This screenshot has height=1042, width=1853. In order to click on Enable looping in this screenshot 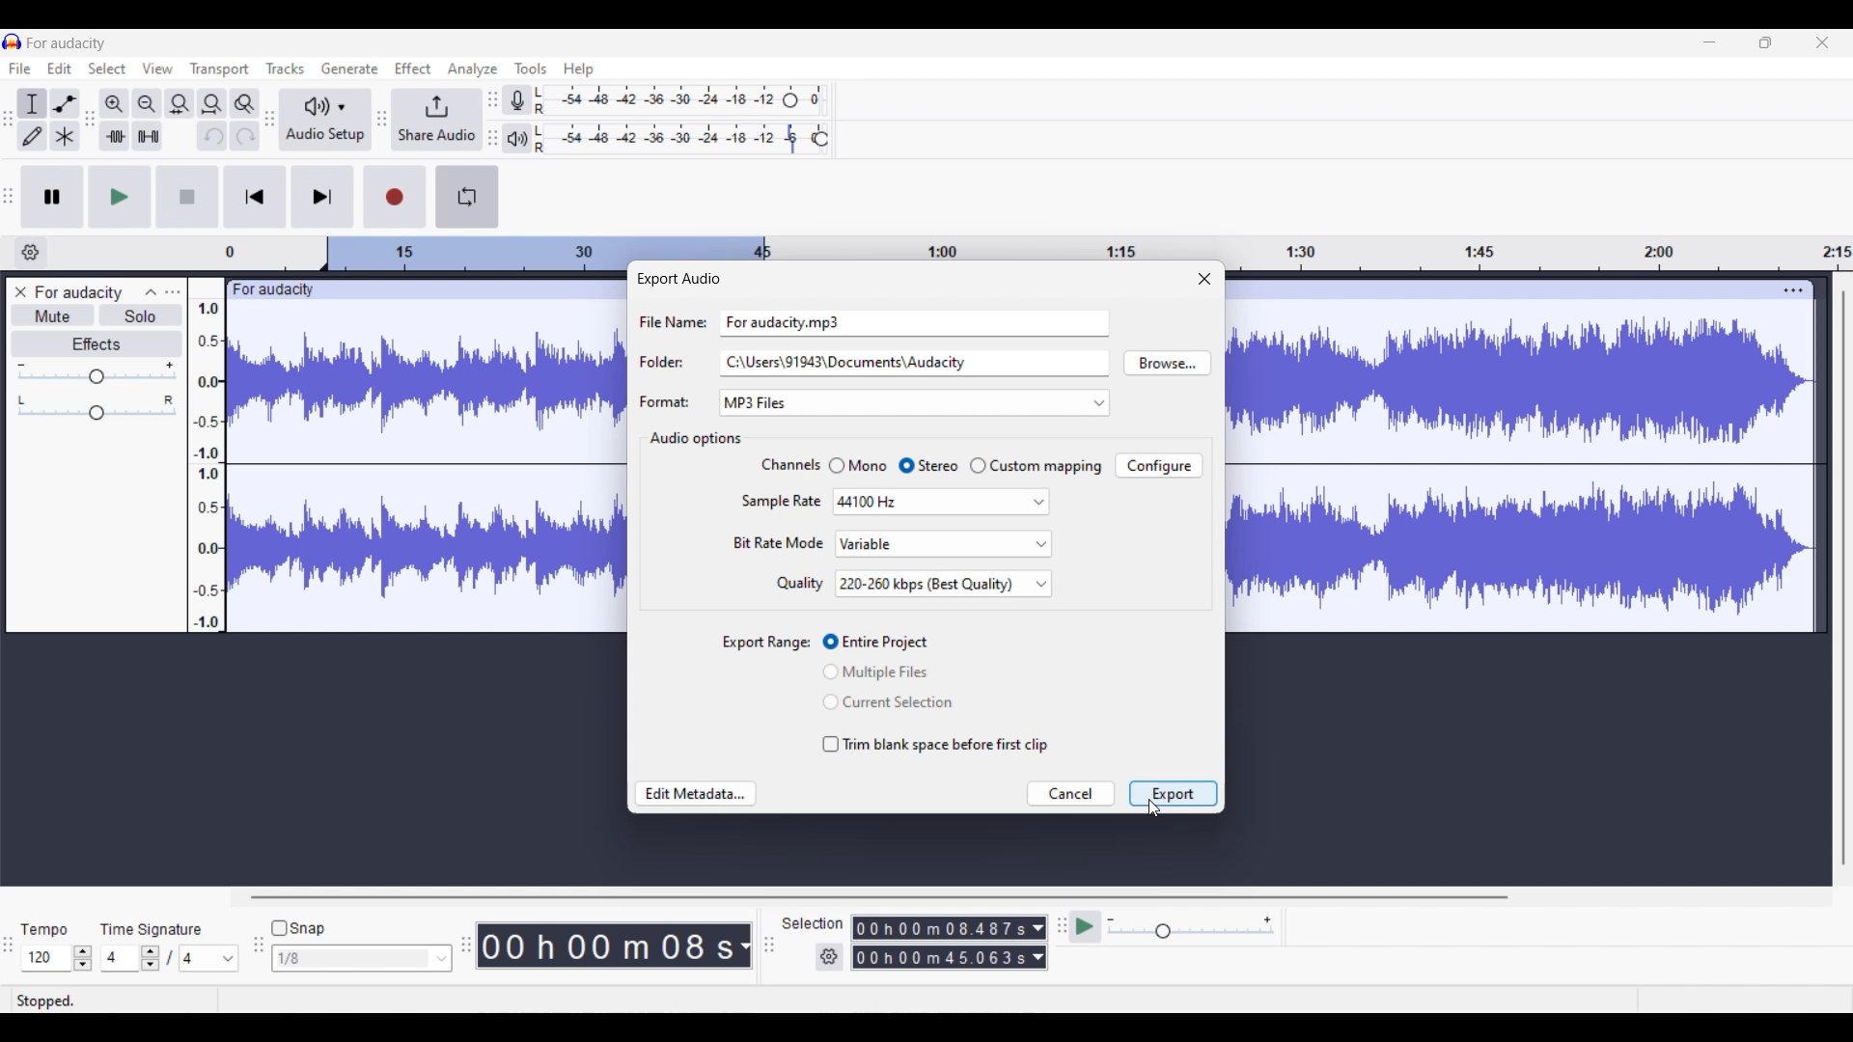, I will do `click(466, 197)`.